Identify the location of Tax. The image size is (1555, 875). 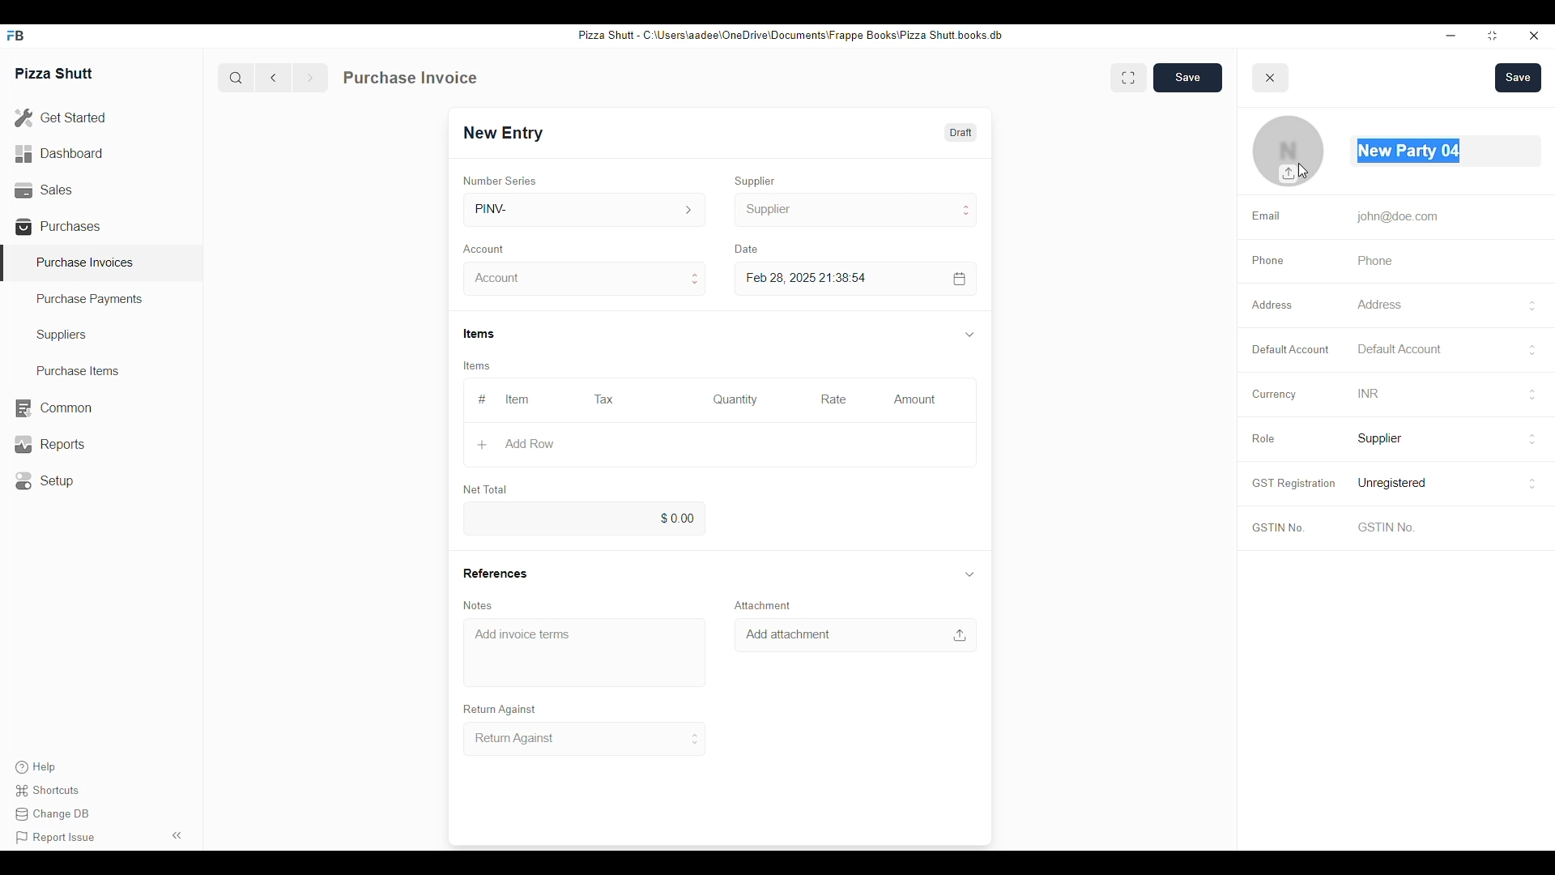
(603, 399).